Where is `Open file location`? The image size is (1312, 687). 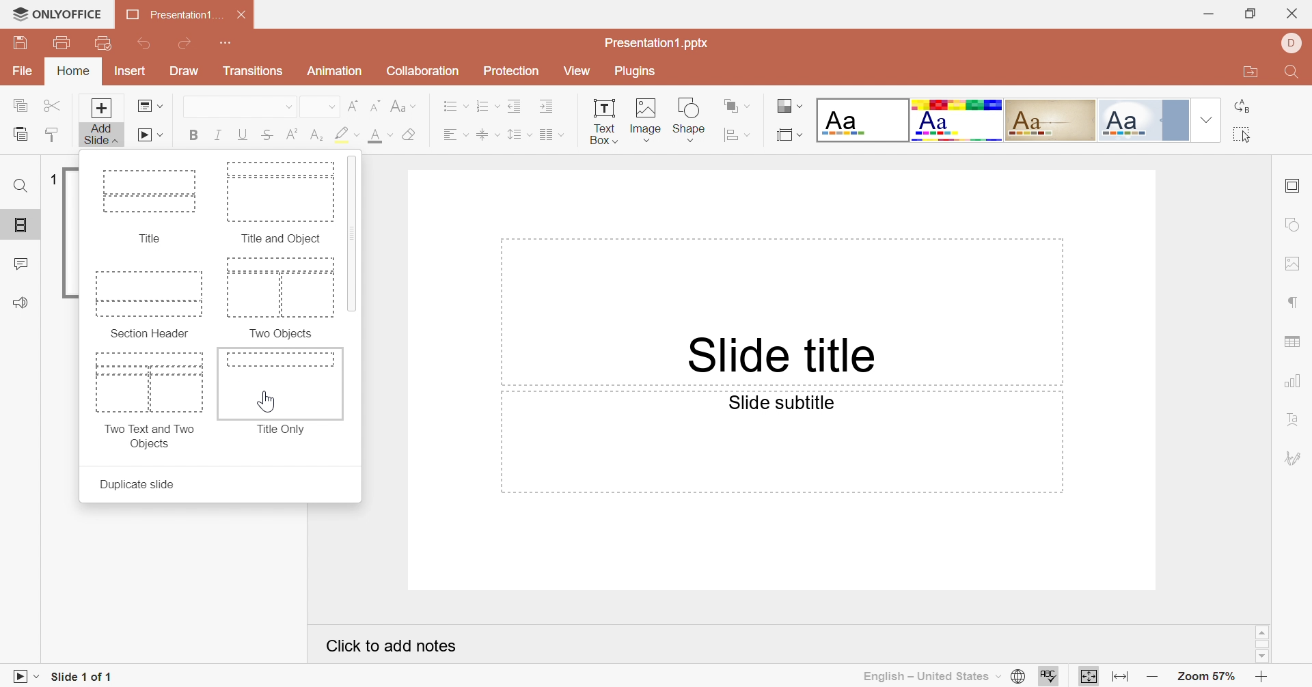
Open file location is located at coordinates (1246, 72).